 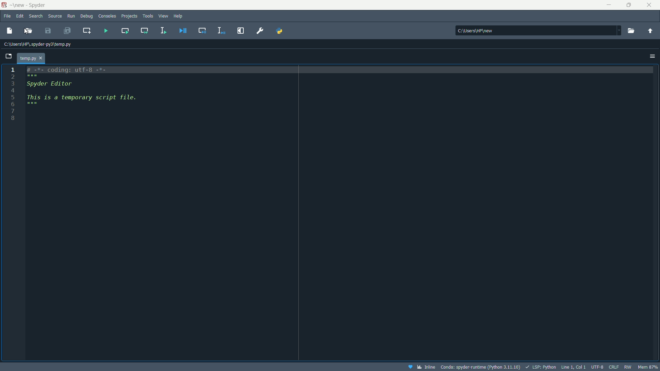 What do you see at coordinates (70, 17) in the screenshot?
I see `Run menu` at bounding box center [70, 17].